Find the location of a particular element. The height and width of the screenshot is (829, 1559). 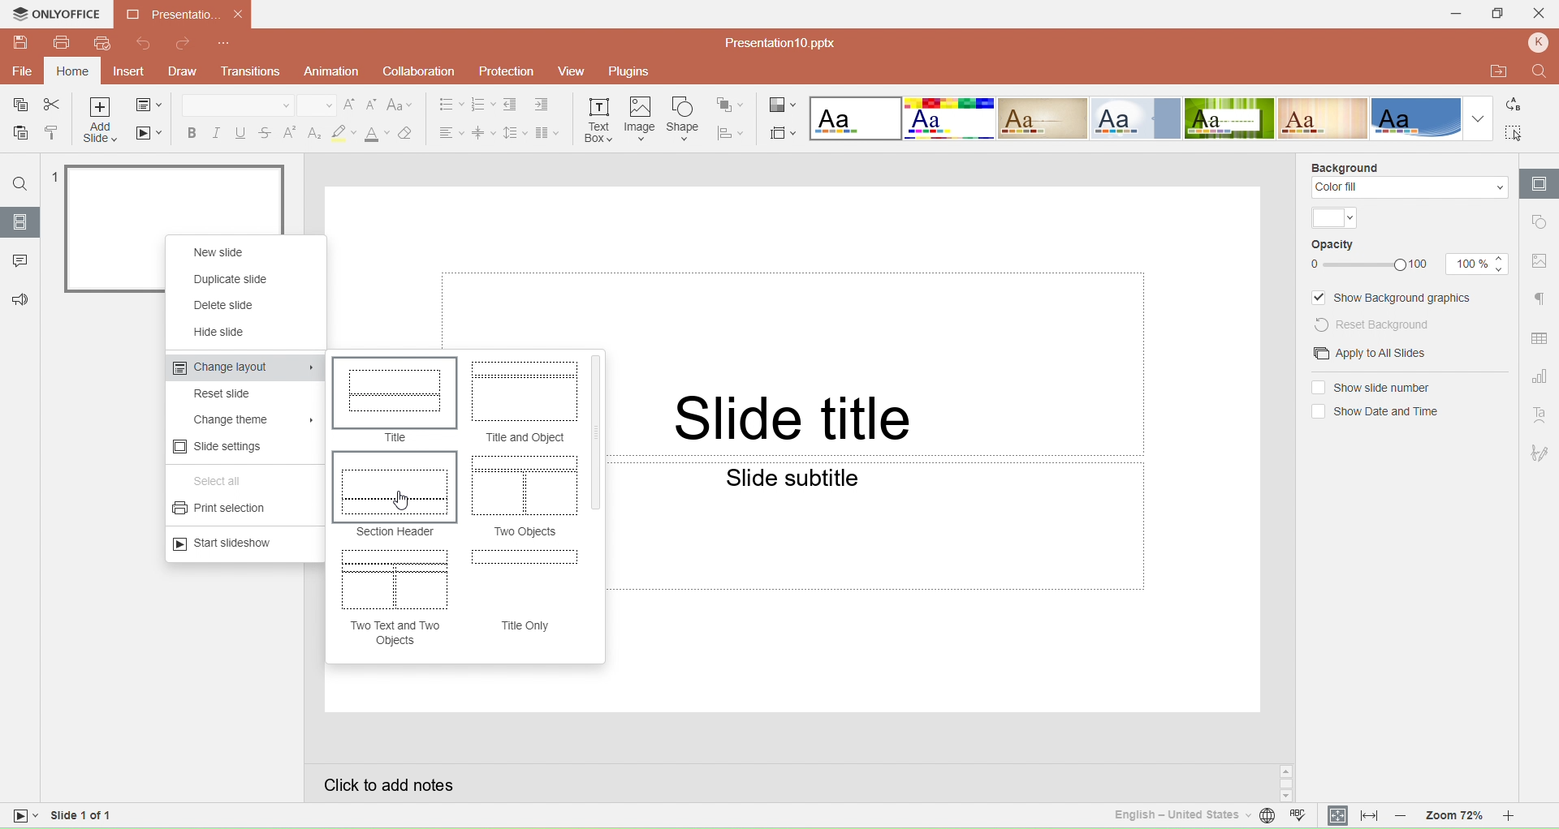

Insert shape is located at coordinates (683, 118).